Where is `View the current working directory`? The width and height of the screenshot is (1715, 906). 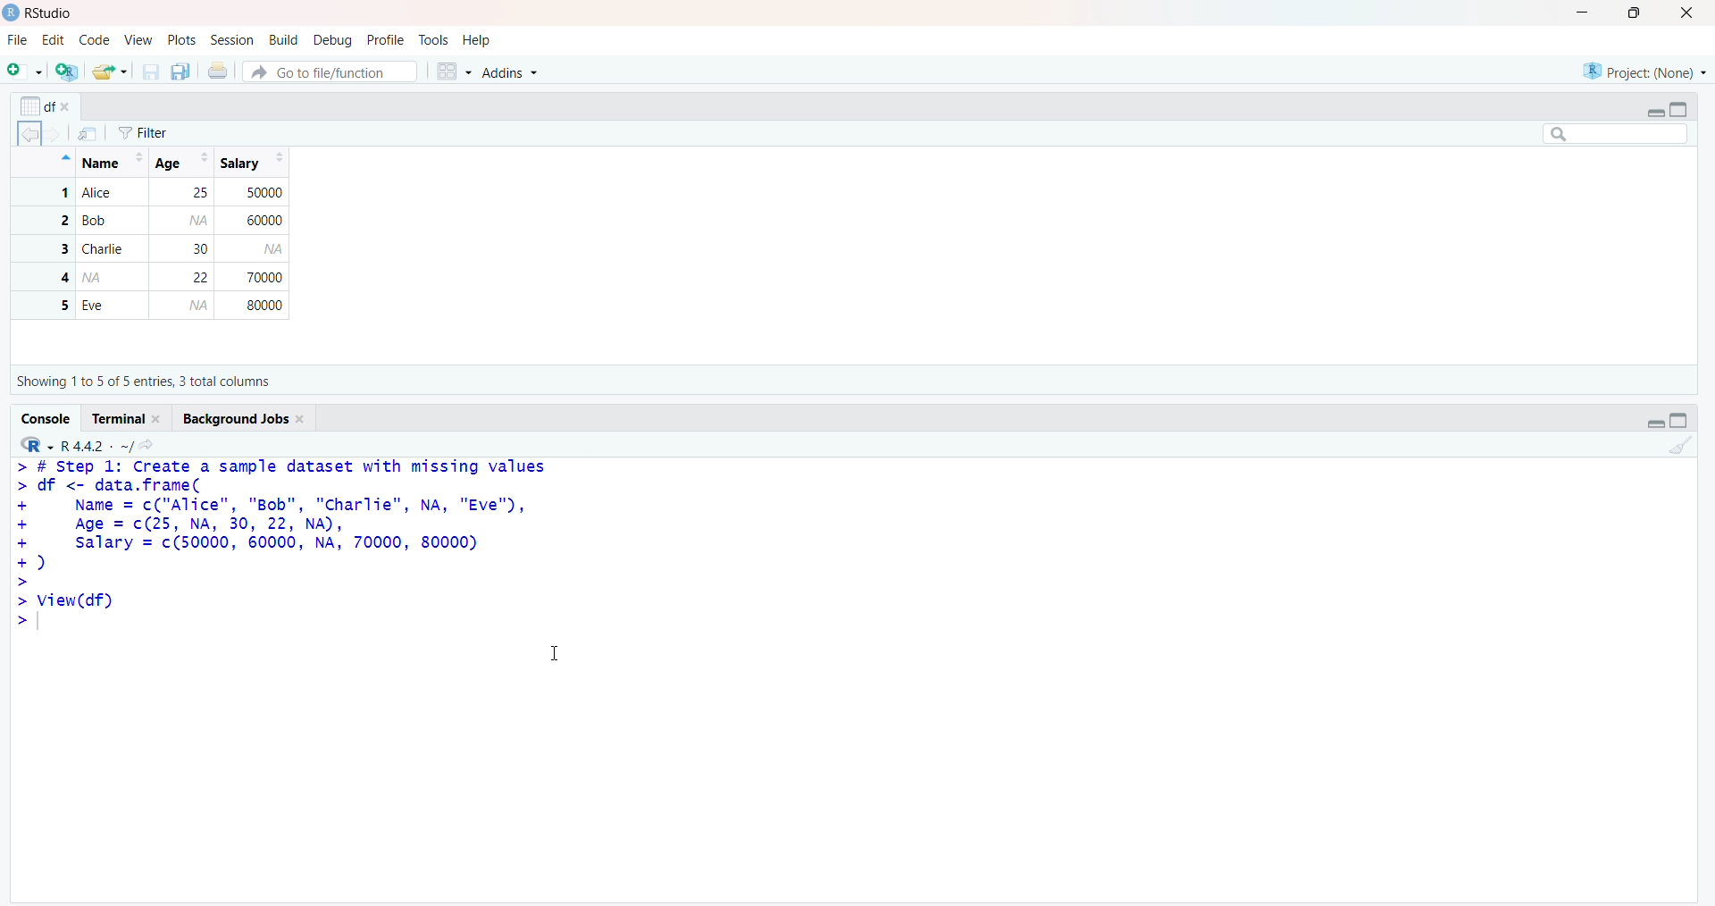 View the current working directory is located at coordinates (149, 444).